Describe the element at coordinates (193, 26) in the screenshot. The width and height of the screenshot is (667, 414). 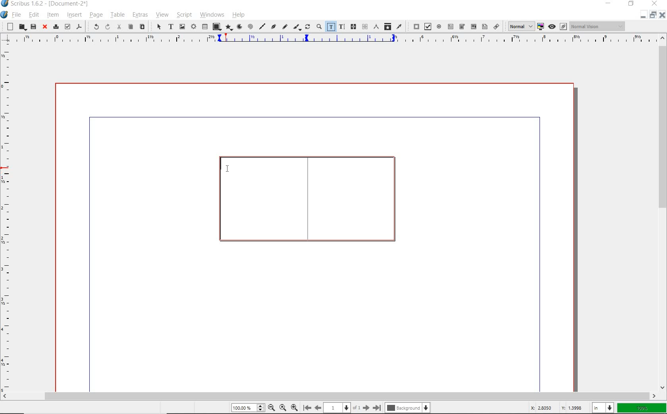
I see `render frame` at that location.